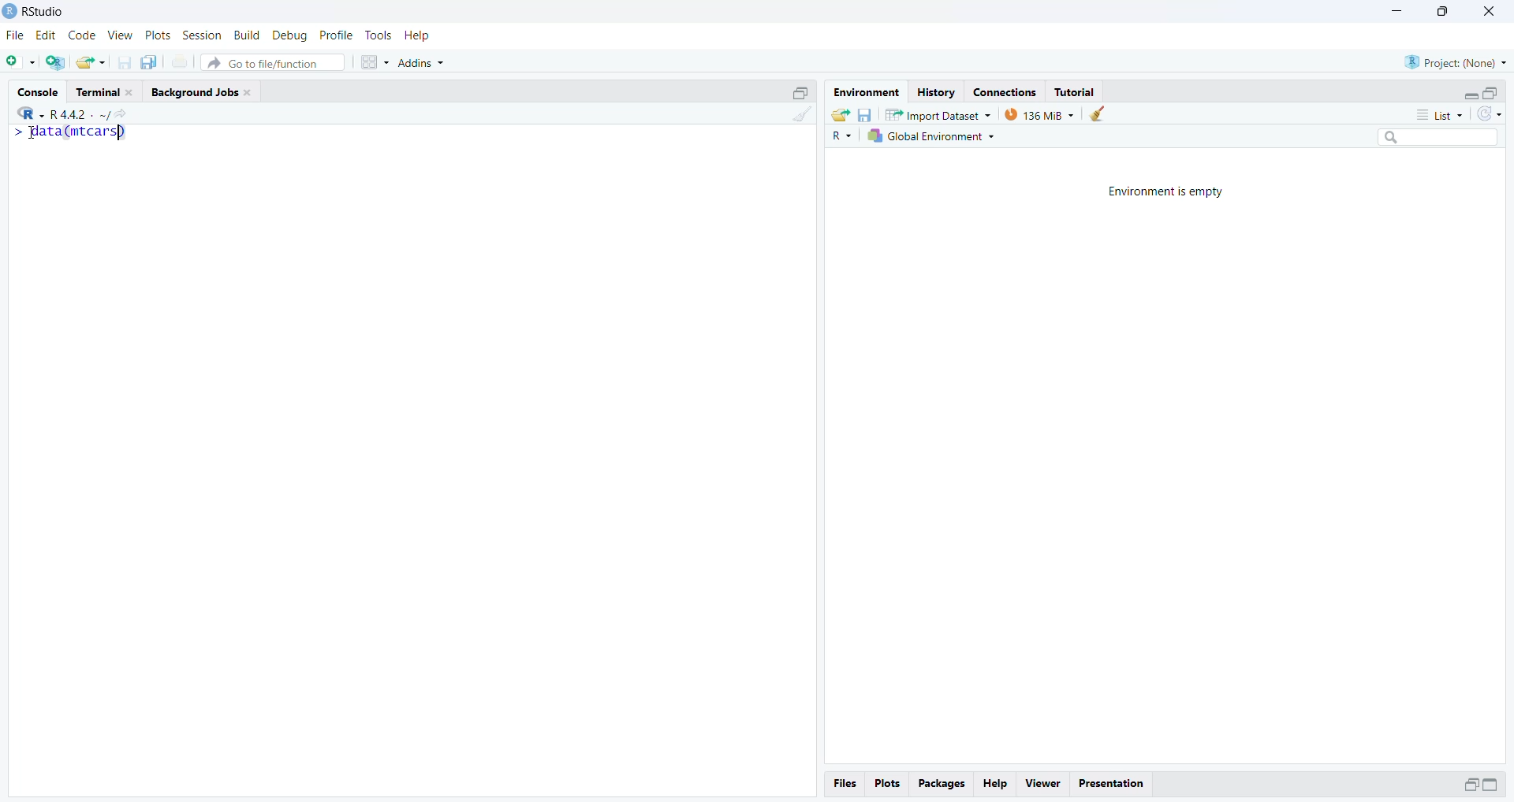  I want to click on View the current working directory, so click(121, 113).